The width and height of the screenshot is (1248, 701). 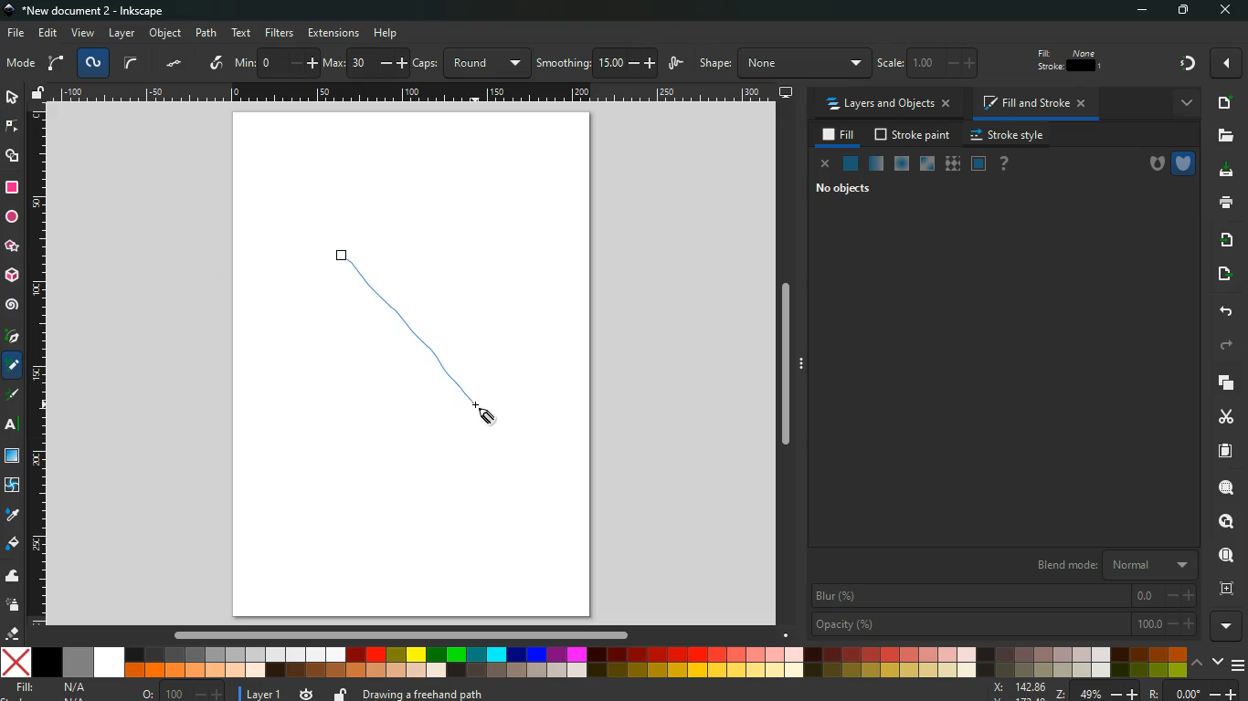 I want to click on message, so click(x=621, y=693).